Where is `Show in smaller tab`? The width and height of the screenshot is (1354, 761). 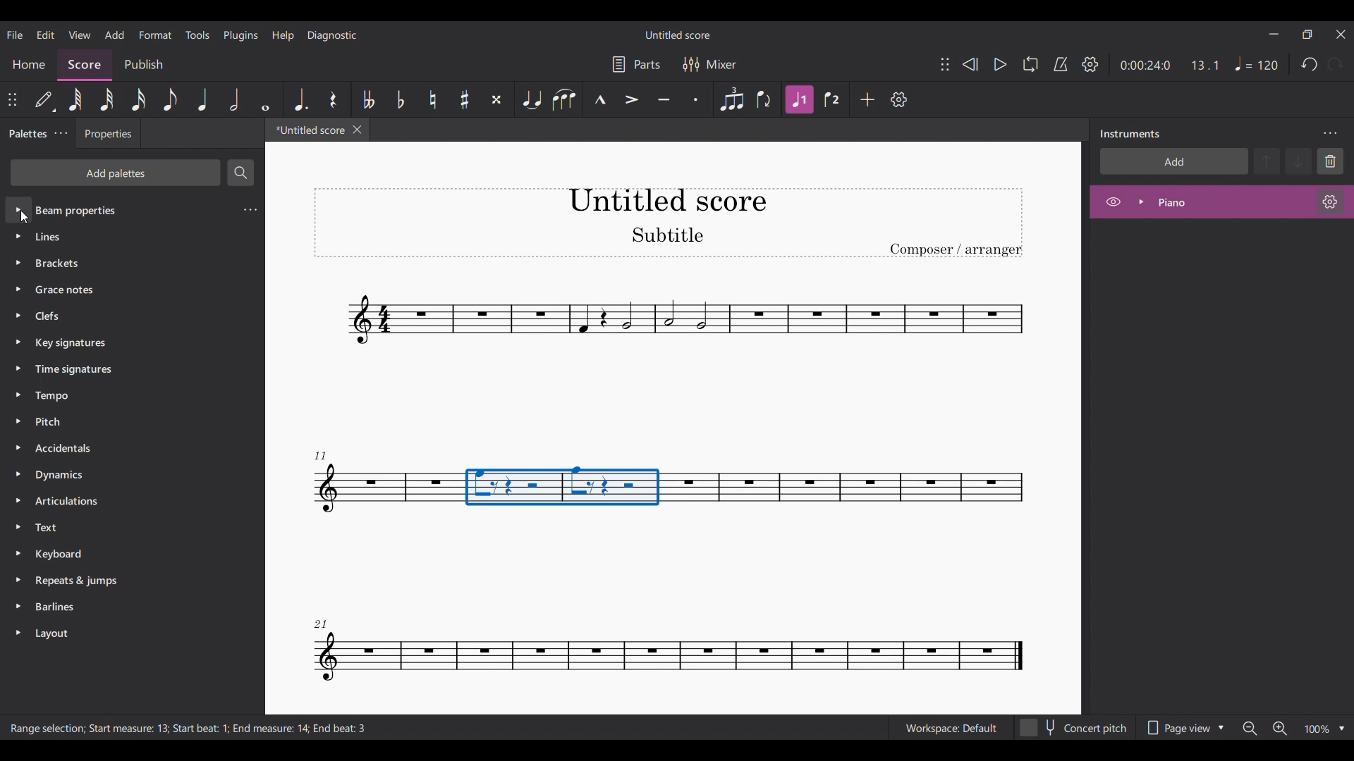
Show in smaller tab is located at coordinates (1307, 34).